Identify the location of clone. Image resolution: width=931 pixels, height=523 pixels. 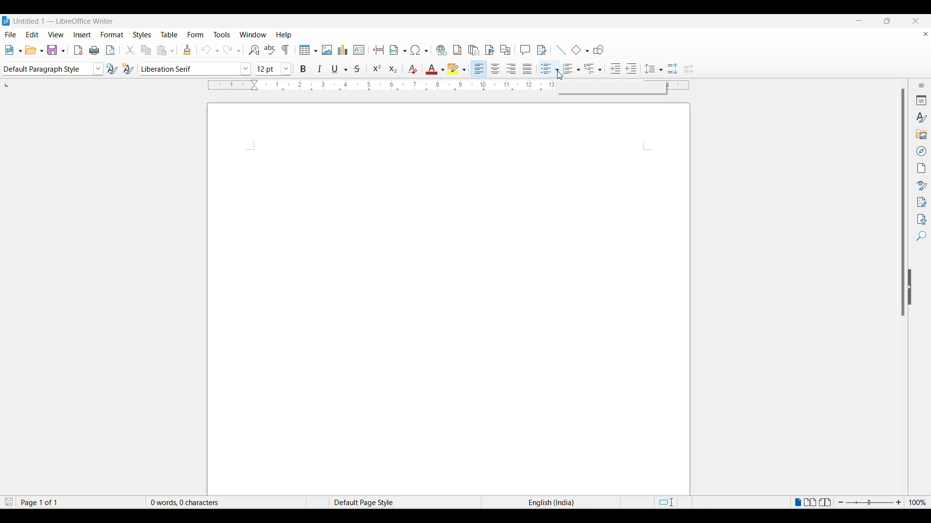
(188, 50).